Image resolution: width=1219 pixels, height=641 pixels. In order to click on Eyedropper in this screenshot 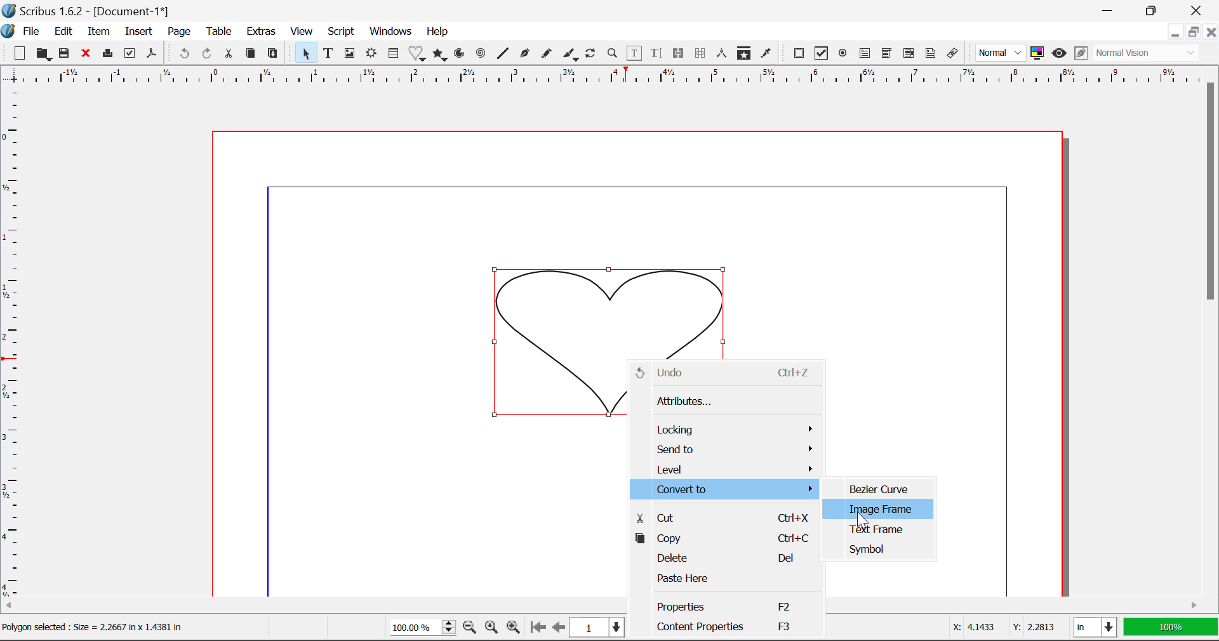, I will do `click(766, 53)`.